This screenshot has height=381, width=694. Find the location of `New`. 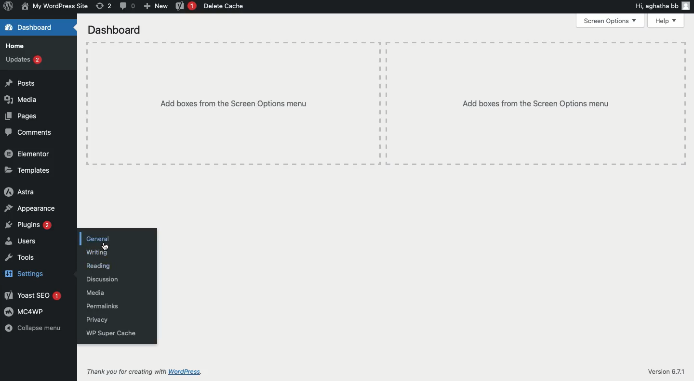

New is located at coordinates (156, 5).